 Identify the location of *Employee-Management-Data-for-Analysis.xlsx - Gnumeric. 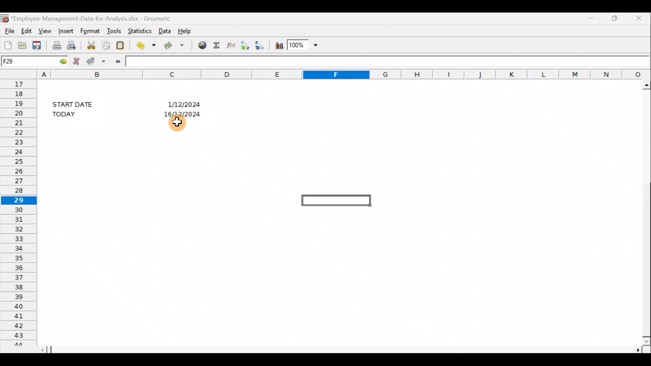
(92, 19).